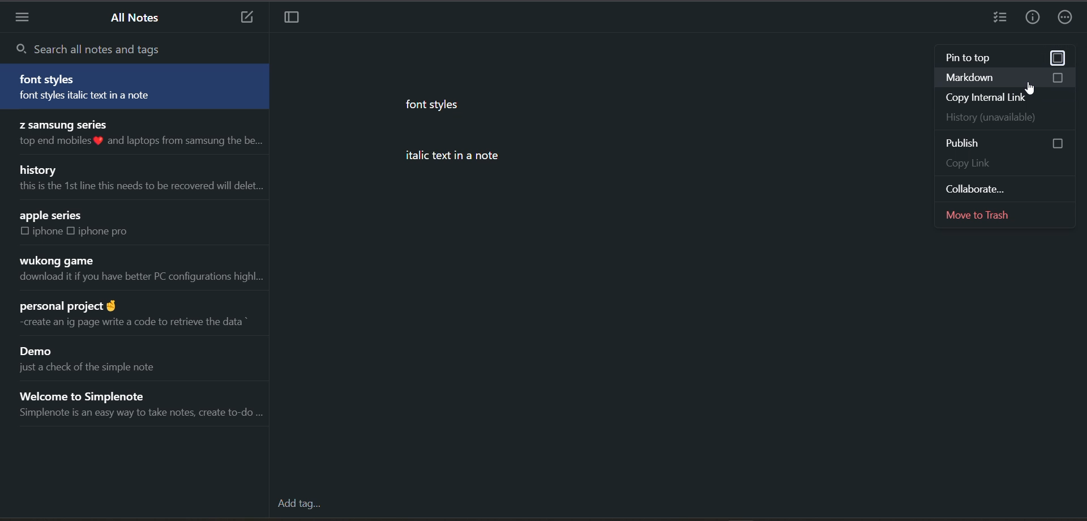 This screenshot has height=521, width=1087. Describe the element at coordinates (25, 18) in the screenshot. I see `menu` at that location.